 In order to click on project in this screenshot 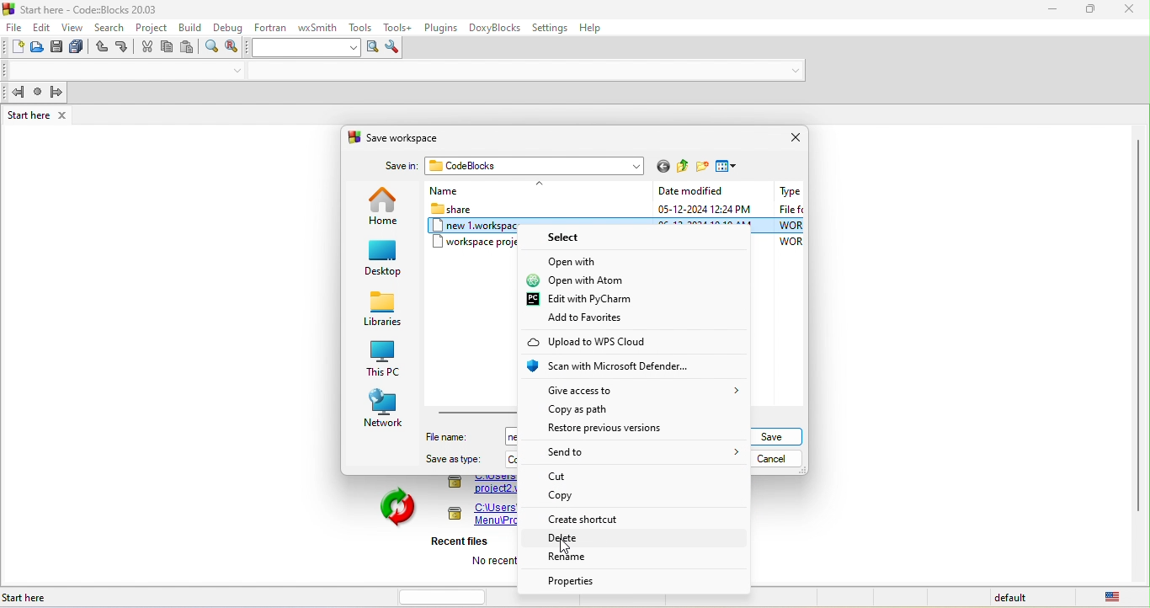, I will do `click(152, 26)`.